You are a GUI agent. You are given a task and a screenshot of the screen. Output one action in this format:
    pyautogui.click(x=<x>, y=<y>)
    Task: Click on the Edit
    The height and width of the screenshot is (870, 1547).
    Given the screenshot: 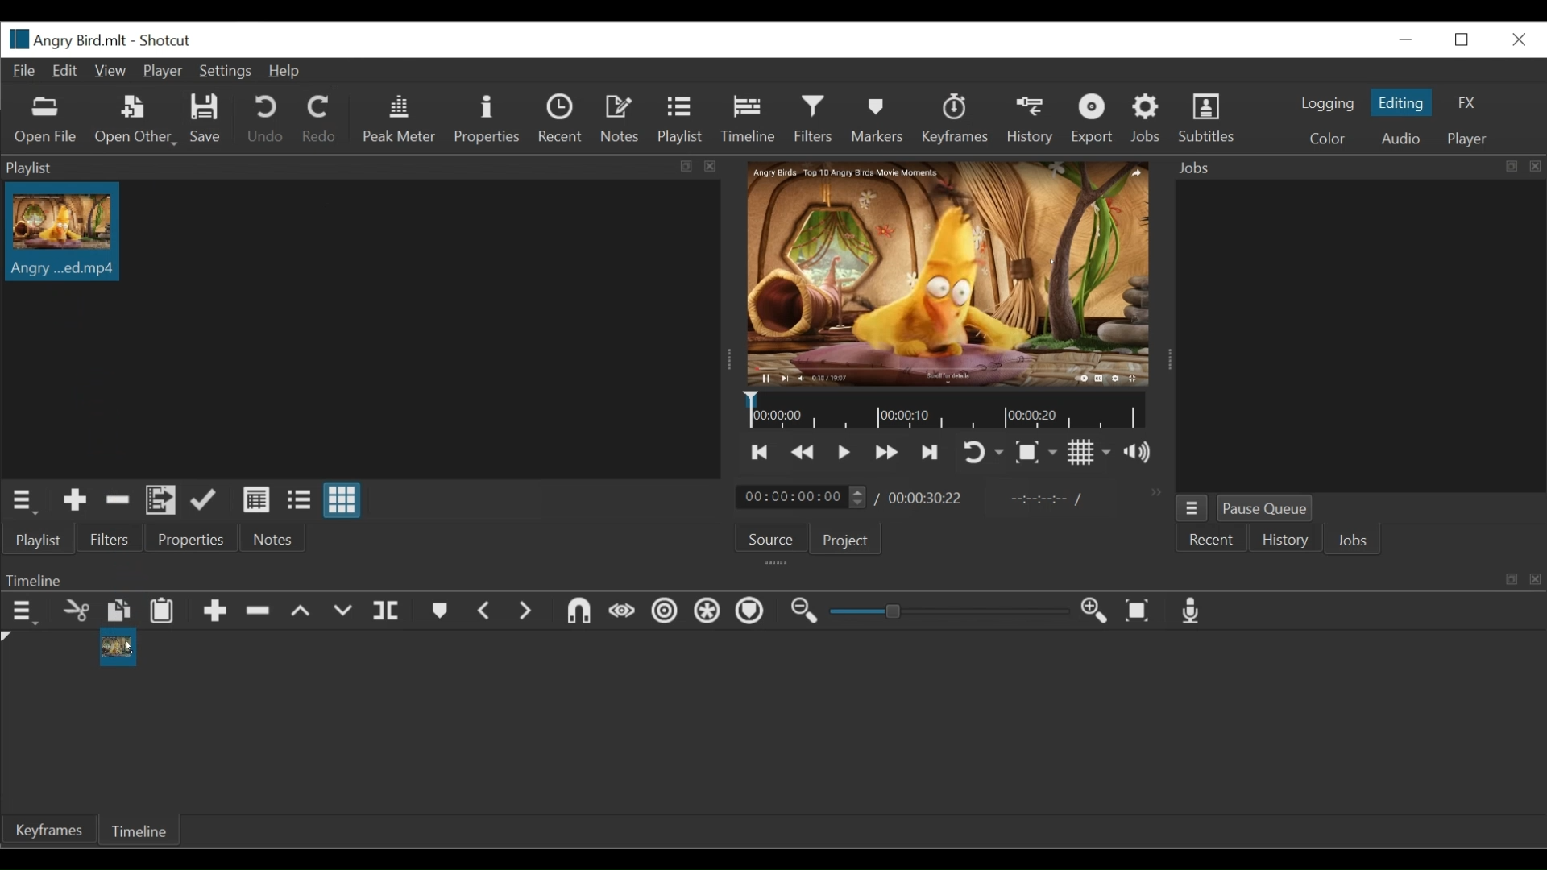 What is the action you would take?
    pyautogui.click(x=66, y=72)
    